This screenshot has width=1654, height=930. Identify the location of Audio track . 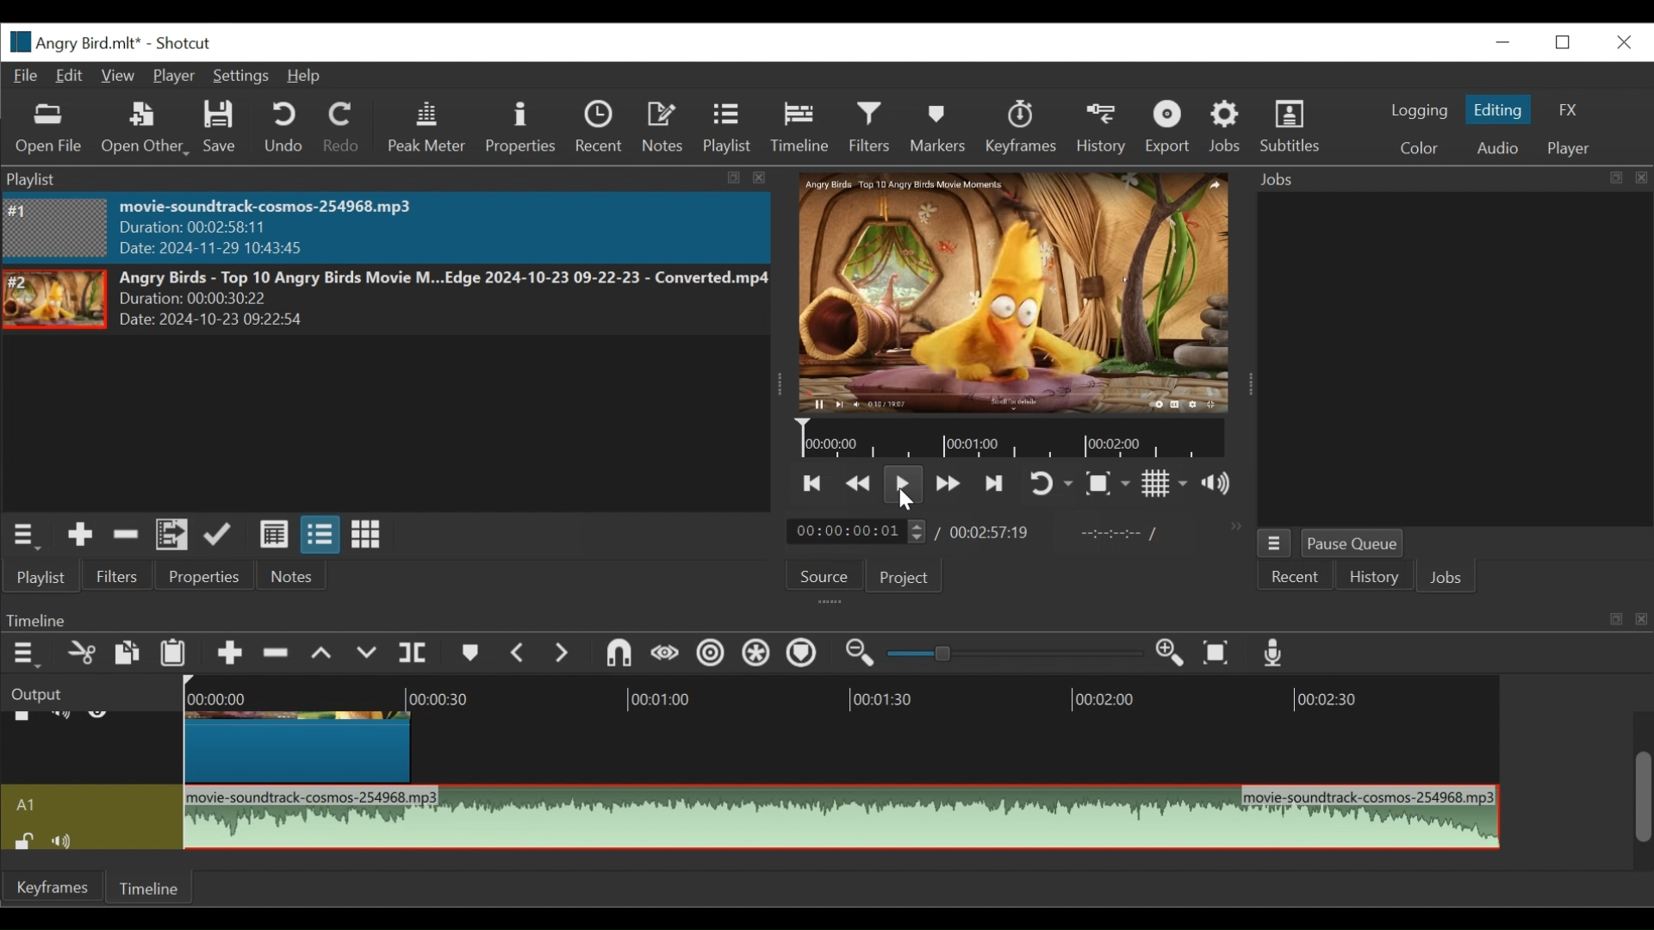
(92, 804).